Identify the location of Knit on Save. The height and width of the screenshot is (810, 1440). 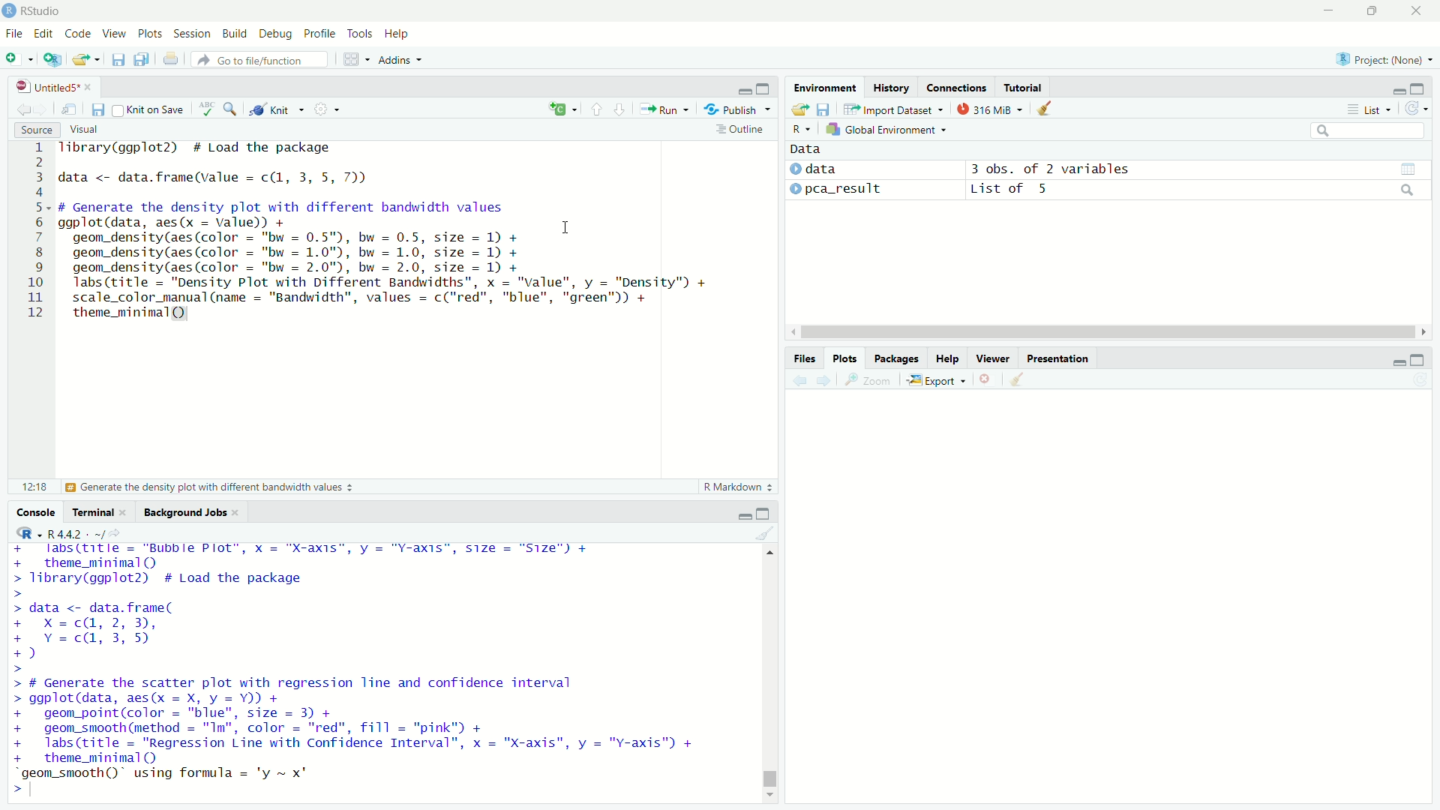
(151, 109).